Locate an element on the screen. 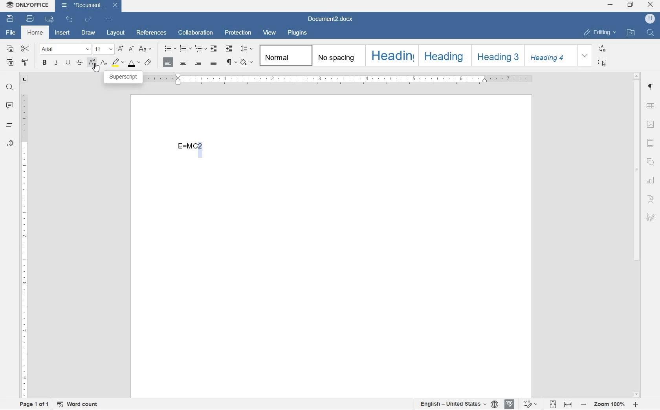  editing is located at coordinates (599, 33).